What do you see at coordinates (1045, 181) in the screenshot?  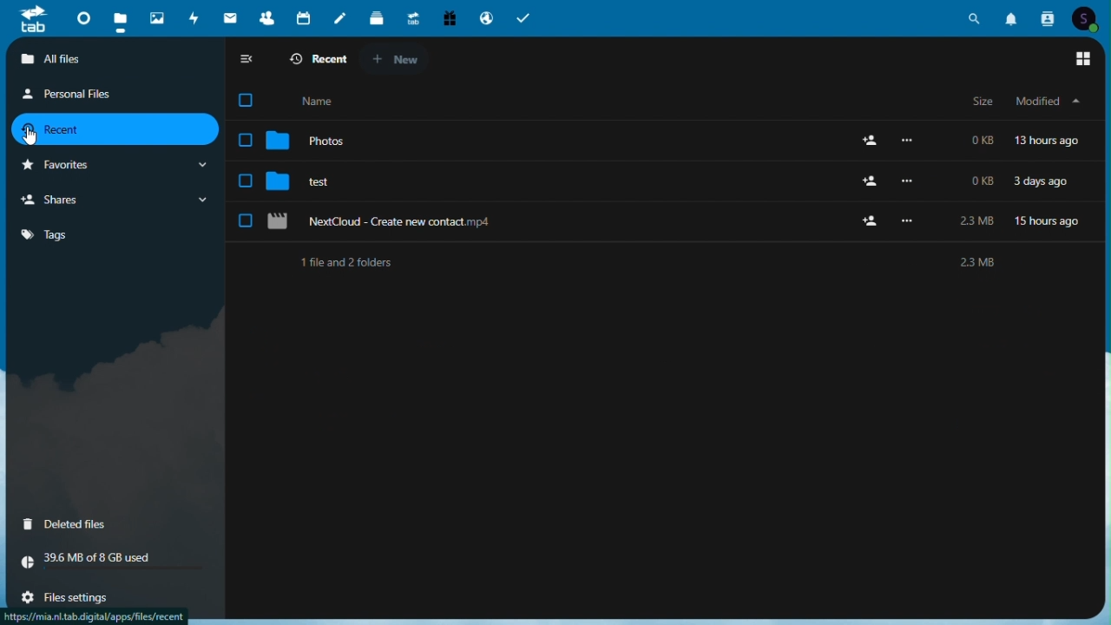 I see `3 days ago` at bounding box center [1045, 181].